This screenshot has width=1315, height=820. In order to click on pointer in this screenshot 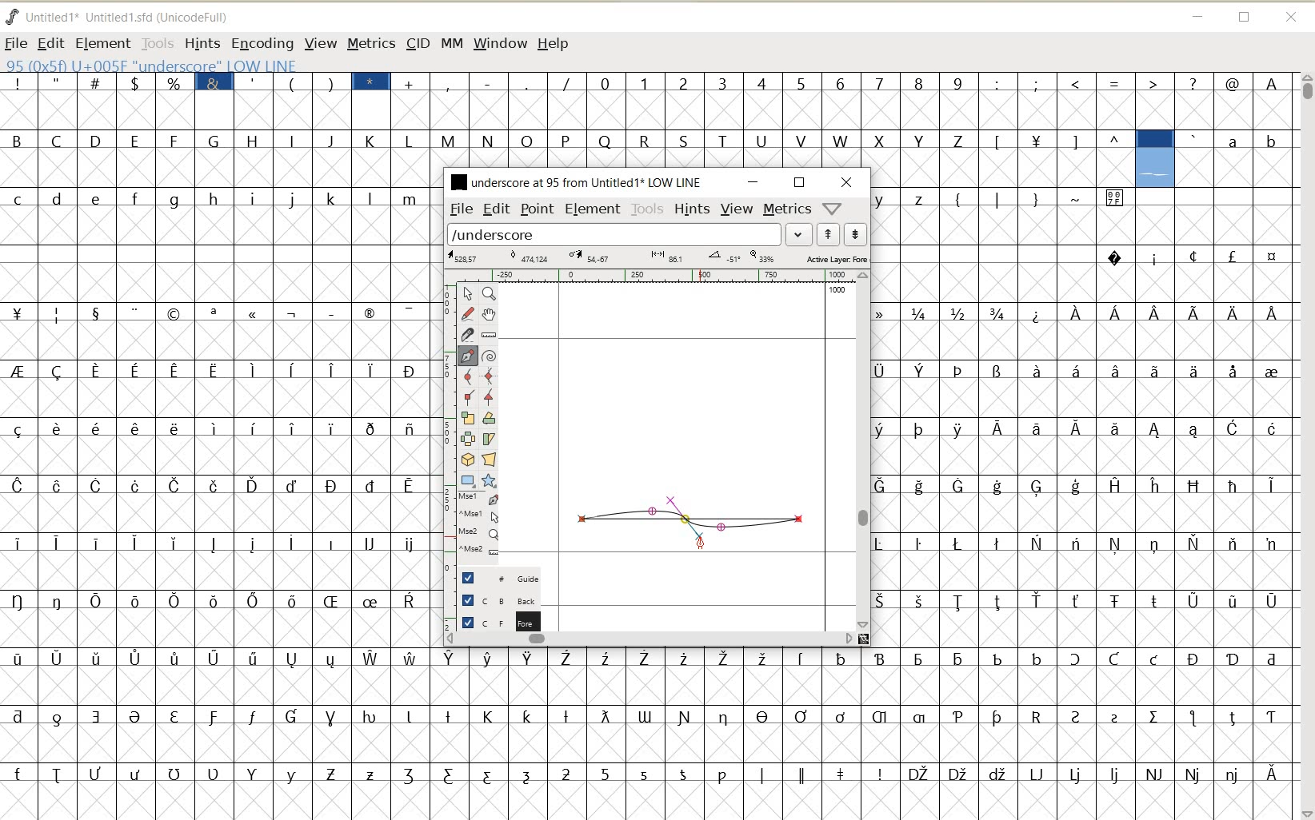, I will do `click(466, 294)`.